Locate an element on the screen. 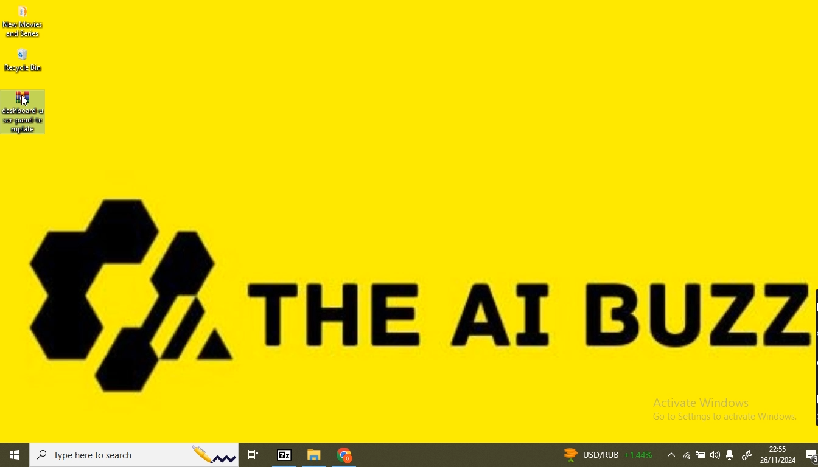 The image size is (818, 467). Pointer is located at coordinates (26, 99).